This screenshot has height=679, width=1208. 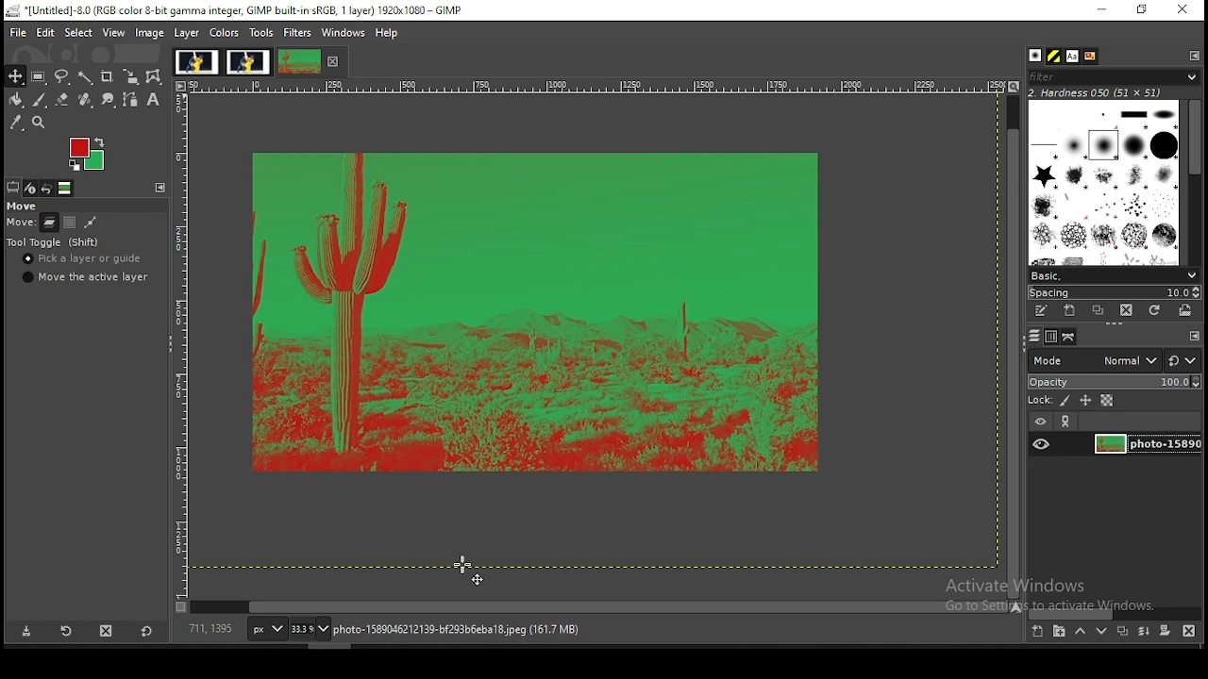 What do you see at coordinates (54, 242) in the screenshot?
I see `tool toggle` at bounding box center [54, 242].